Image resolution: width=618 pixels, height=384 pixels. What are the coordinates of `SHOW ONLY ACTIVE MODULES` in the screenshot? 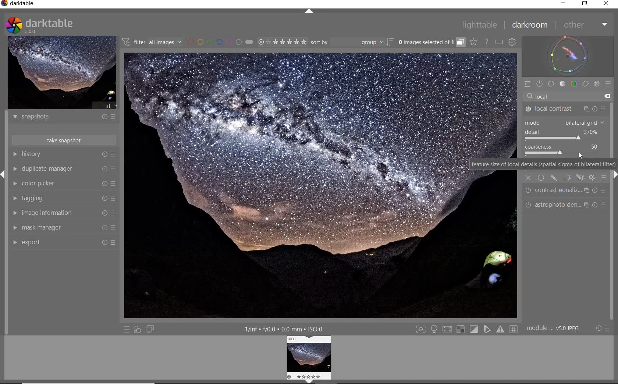 It's located at (540, 83).